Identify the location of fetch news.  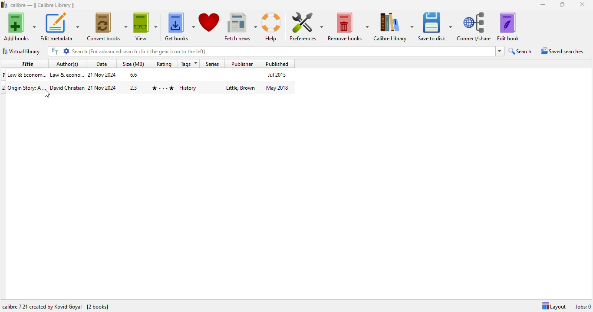
(240, 26).